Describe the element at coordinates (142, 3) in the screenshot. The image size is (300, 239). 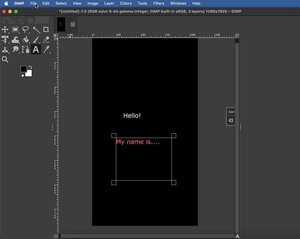
I see `Tools` at that location.